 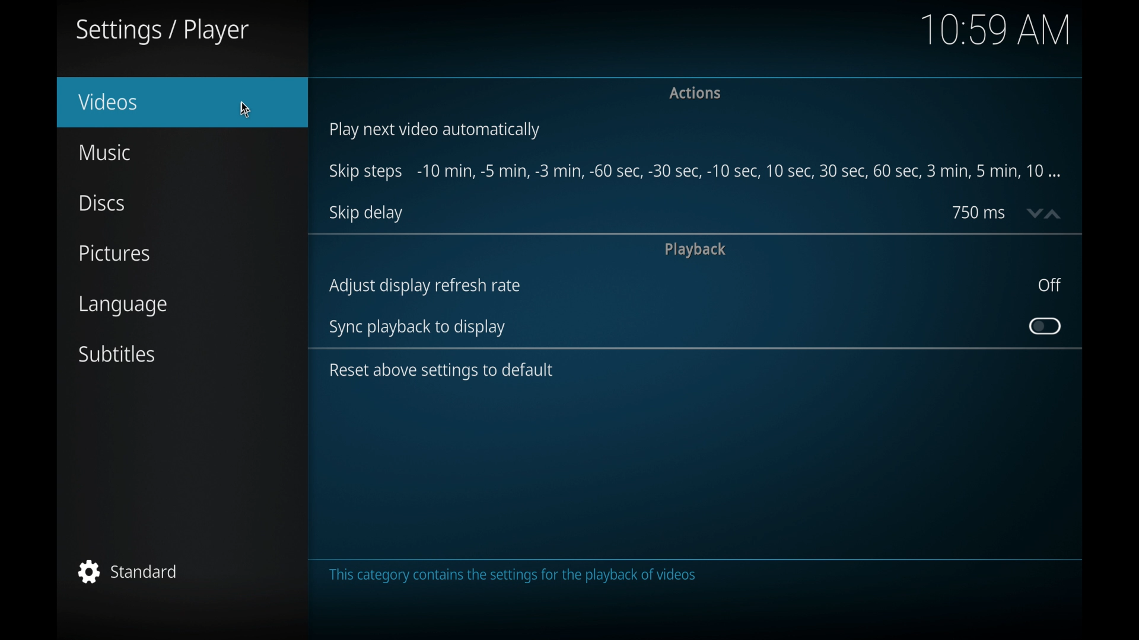 What do you see at coordinates (978, 213) in the screenshot?
I see `750 ms` at bounding box center [978, 213].